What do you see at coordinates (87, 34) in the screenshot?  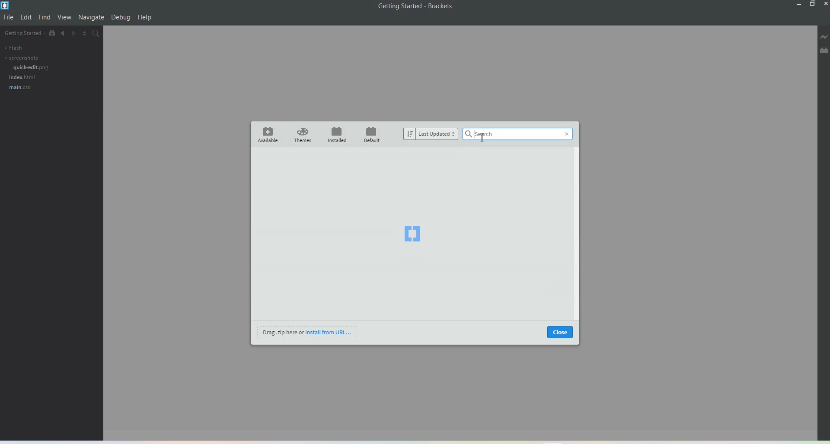 I see `Split the editor vertically or Horizontally` at bounding box center [87, 34].